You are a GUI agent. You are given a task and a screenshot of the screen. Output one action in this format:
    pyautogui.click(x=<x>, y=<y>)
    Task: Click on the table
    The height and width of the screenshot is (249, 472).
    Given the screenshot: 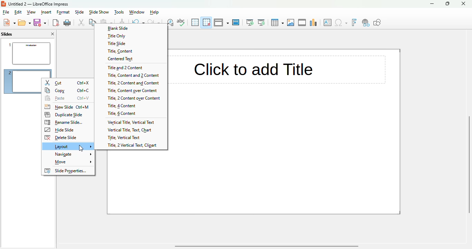 What is the action you would take?
    pyautogui.click(x=277, y=22)
    